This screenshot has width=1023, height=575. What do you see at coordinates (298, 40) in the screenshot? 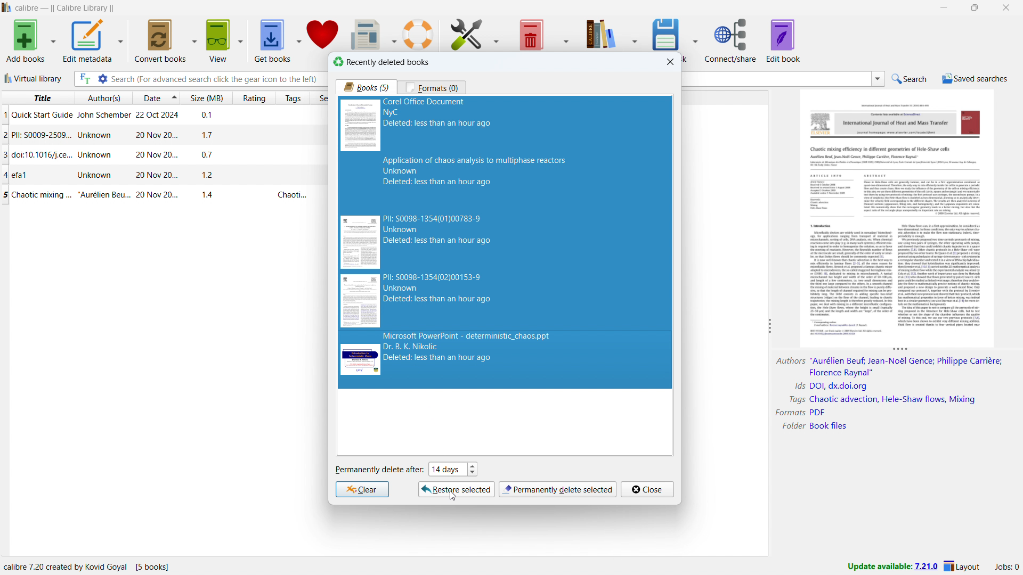
I see `get books options` at bounding box center [298, 40].